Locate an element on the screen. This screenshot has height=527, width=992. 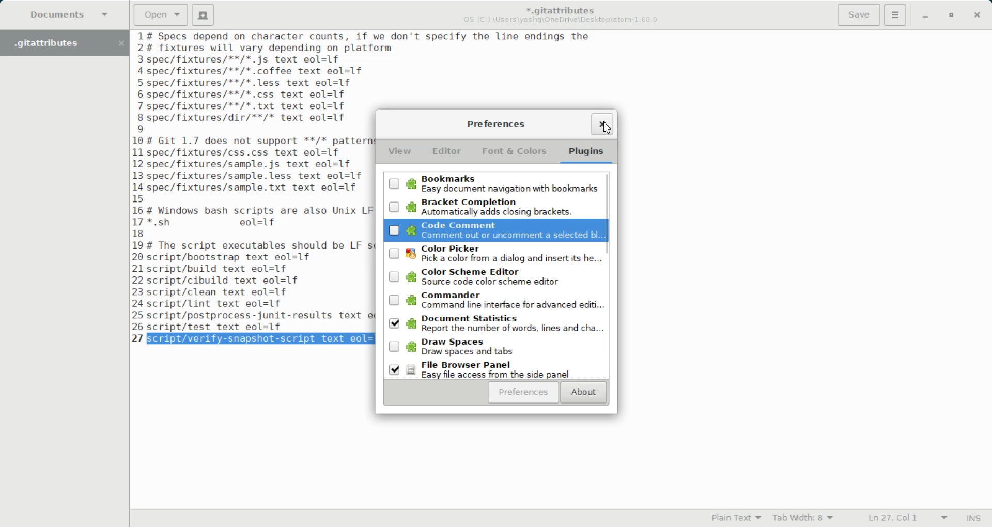
Editor is located at coordinates (446, 151).